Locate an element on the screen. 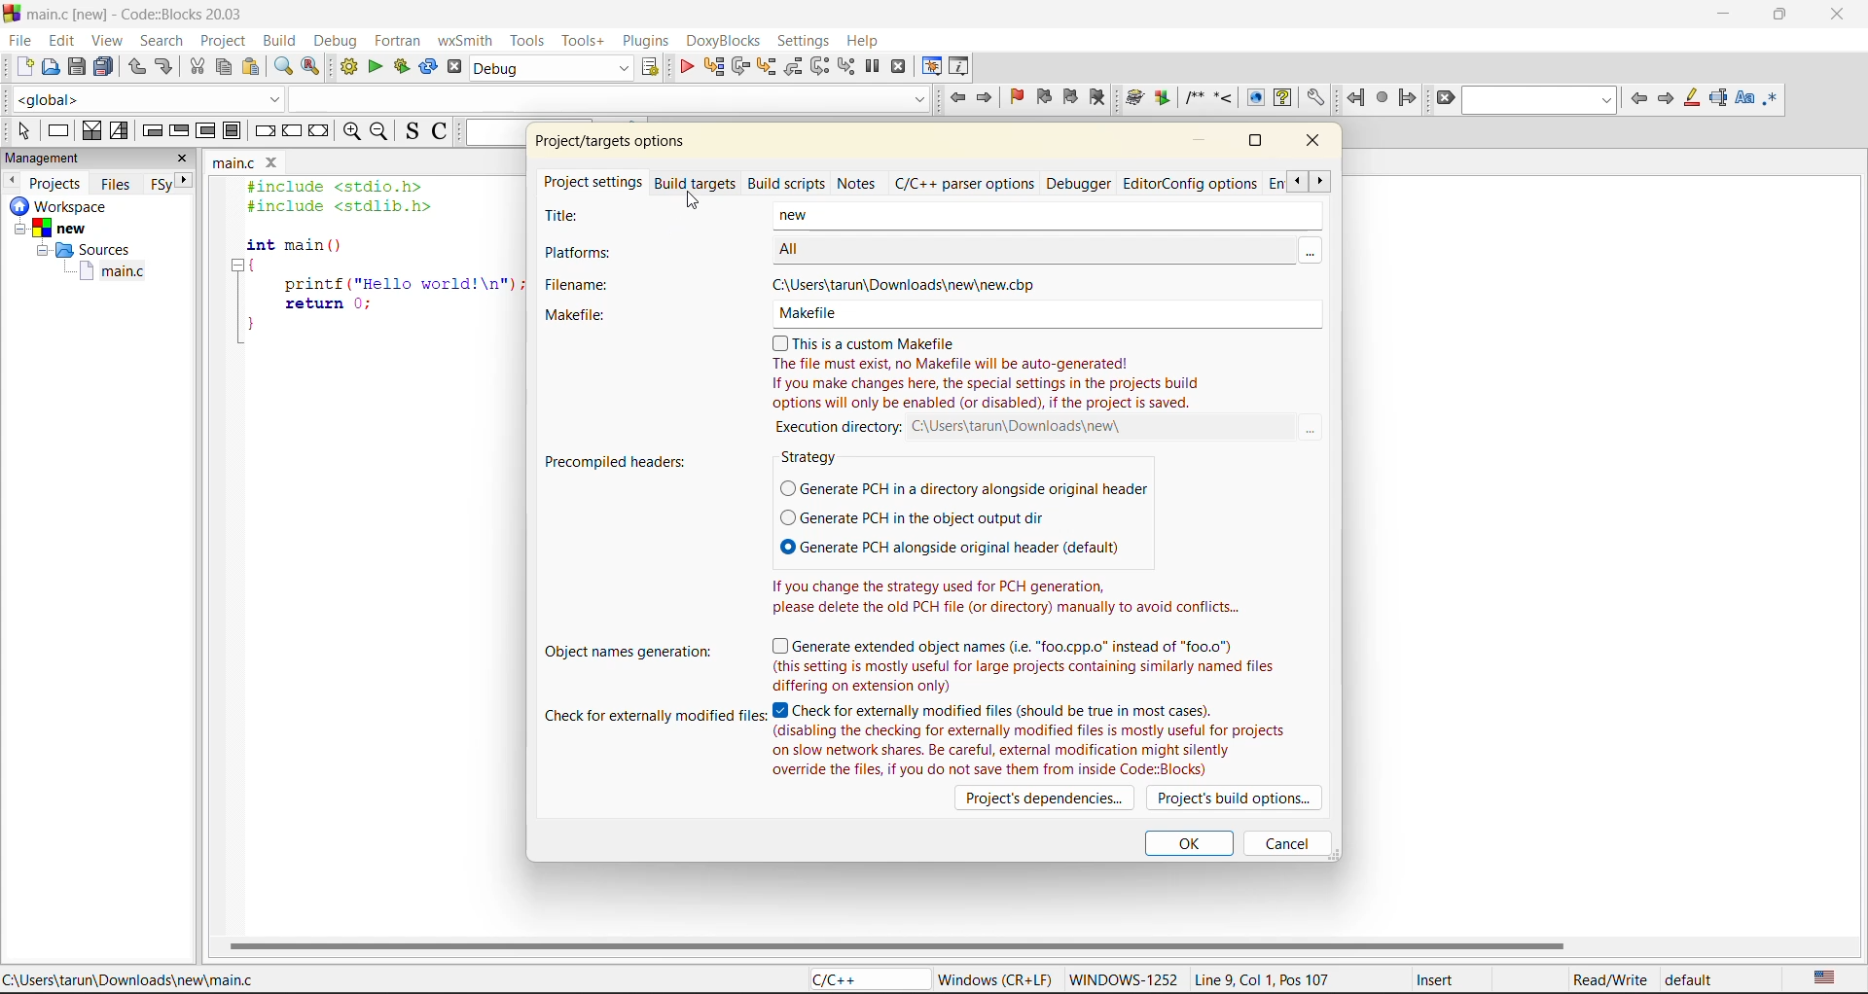 This screenshot has height=994, width=1868. previous is located at coordinates (13, 180).